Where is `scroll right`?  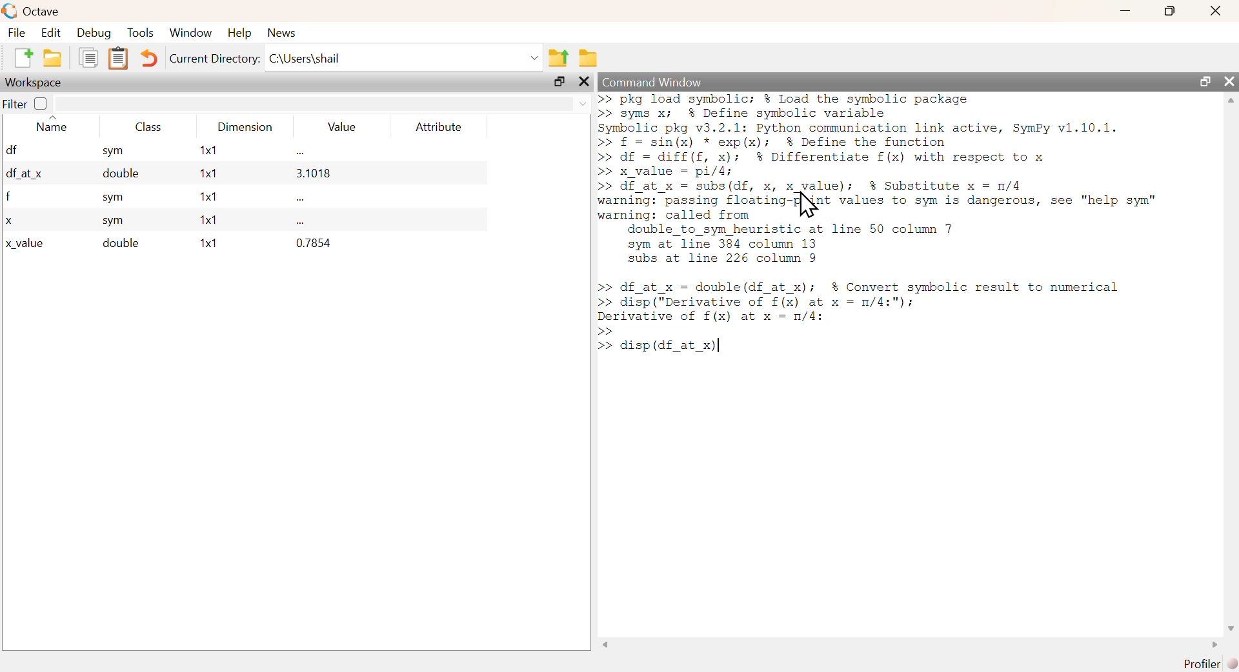
scroll right is located at coordinates (1212, 646).